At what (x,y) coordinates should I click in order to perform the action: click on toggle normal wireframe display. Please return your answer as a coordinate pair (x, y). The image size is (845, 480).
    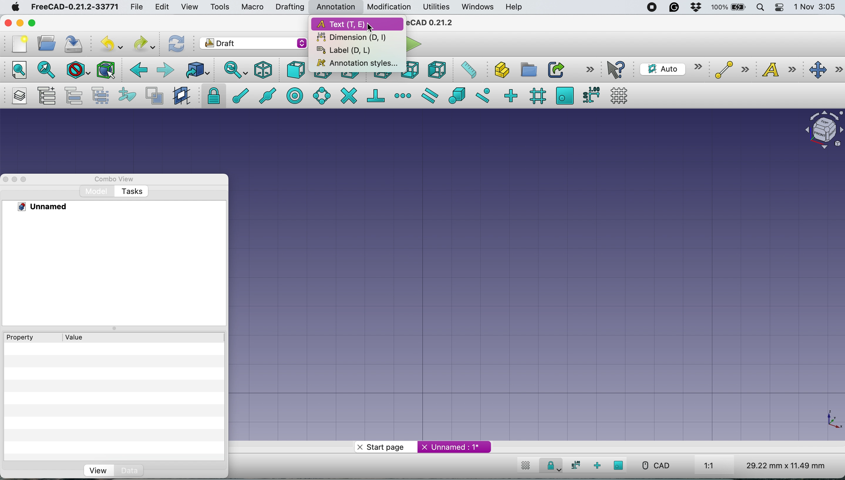
    Looking at the image, I should click on (154, 95).